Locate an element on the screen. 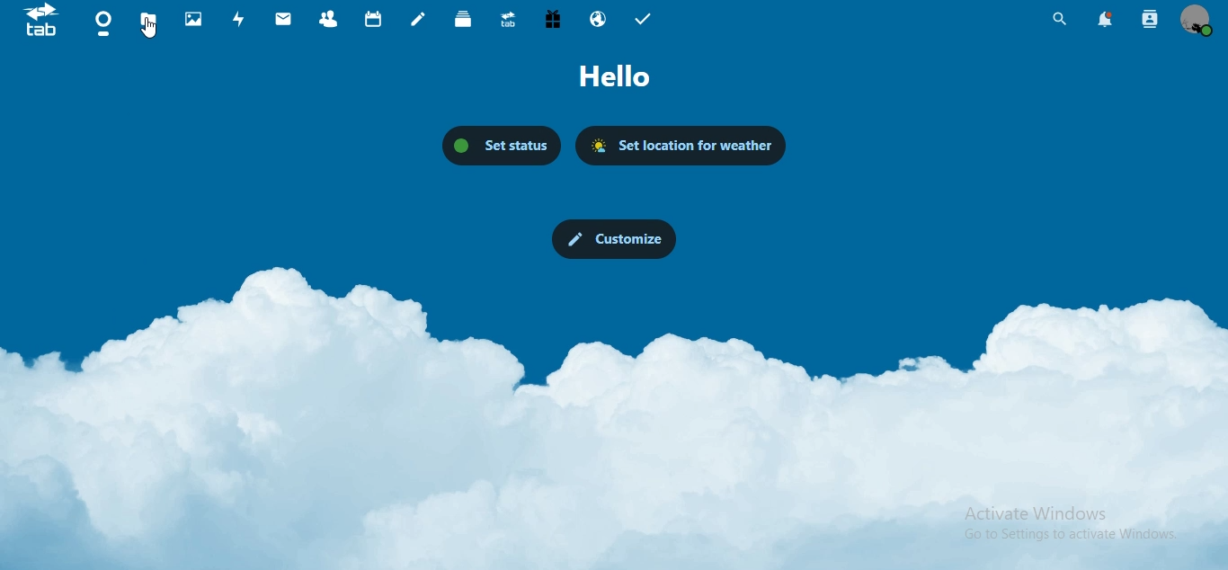 This screenshot has width=1228, height=570. contacts is located at coordinates (325, 20).